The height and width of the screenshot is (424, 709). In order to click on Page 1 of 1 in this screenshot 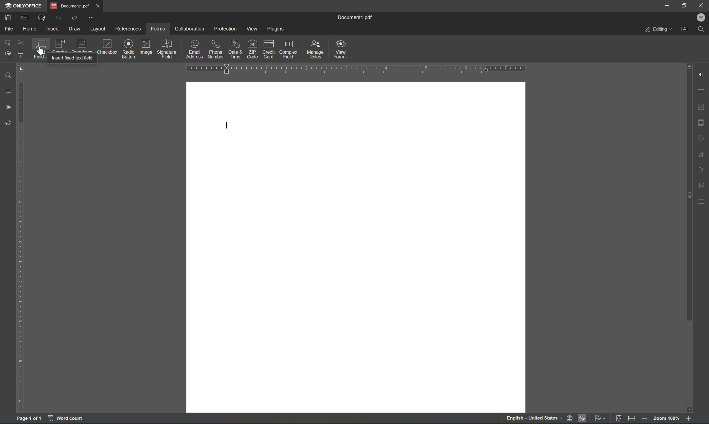, I will do `click(29, 419)`.